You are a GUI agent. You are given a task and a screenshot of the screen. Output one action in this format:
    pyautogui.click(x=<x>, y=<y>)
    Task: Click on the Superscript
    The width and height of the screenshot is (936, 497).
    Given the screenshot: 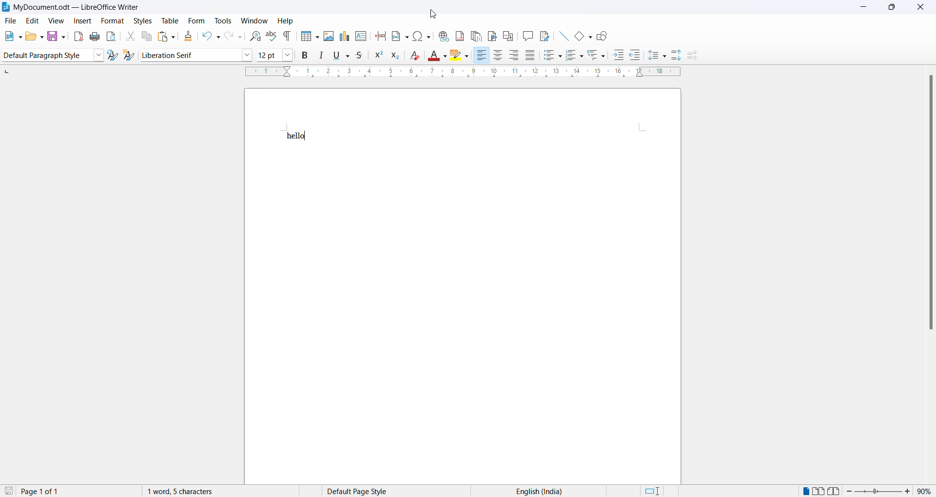 What is the action you would take?
    pyautogui.click(x=377, y=57)
    